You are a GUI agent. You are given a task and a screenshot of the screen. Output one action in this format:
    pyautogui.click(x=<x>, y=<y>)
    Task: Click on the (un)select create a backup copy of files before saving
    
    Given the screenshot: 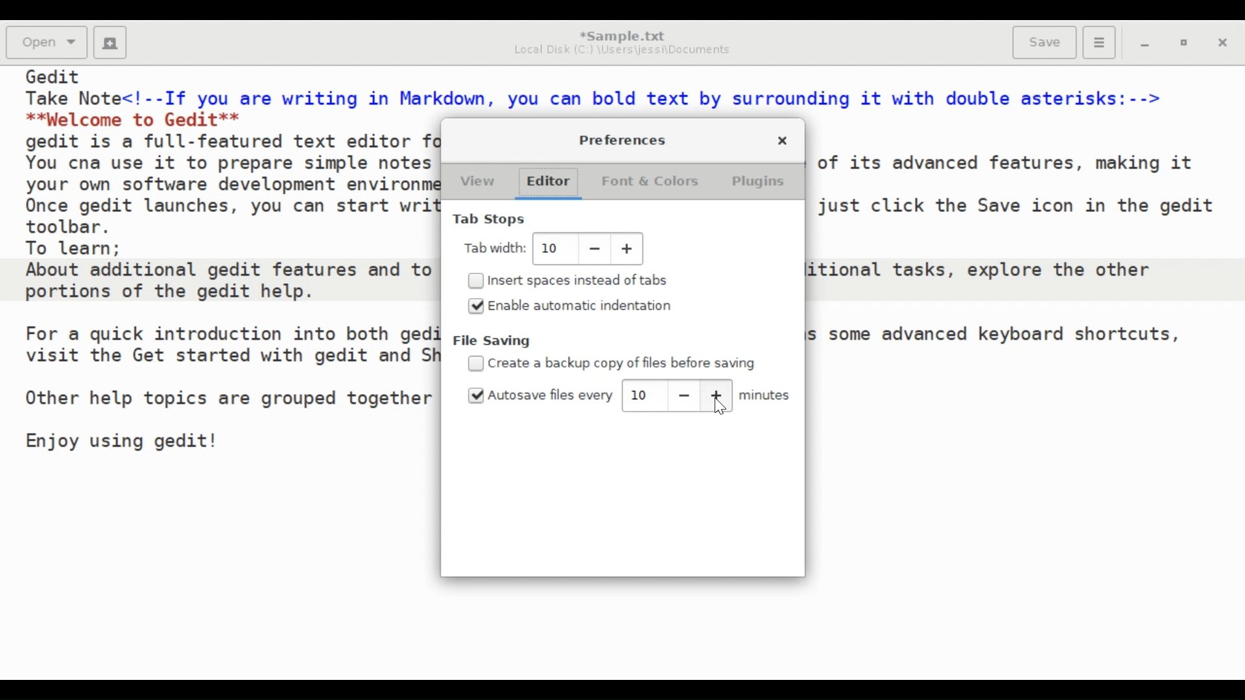 What is the action you would take?
    pyautogui.click(x=613, y=364)
    